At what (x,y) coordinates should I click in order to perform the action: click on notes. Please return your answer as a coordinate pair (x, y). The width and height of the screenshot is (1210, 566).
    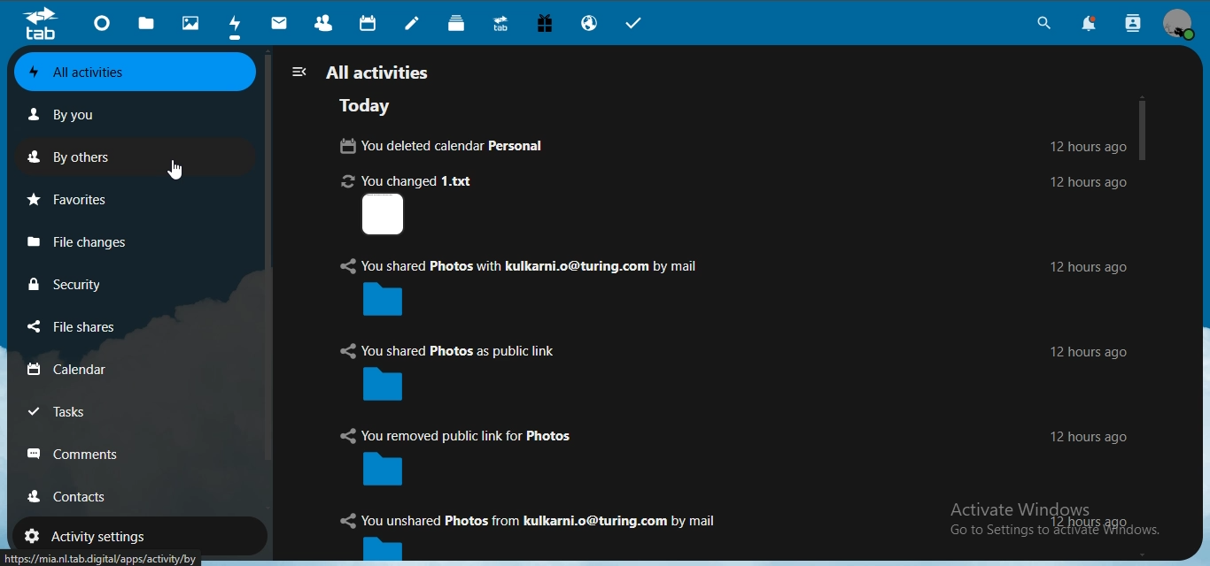
    Looking at the image, I should click on (416, 23).